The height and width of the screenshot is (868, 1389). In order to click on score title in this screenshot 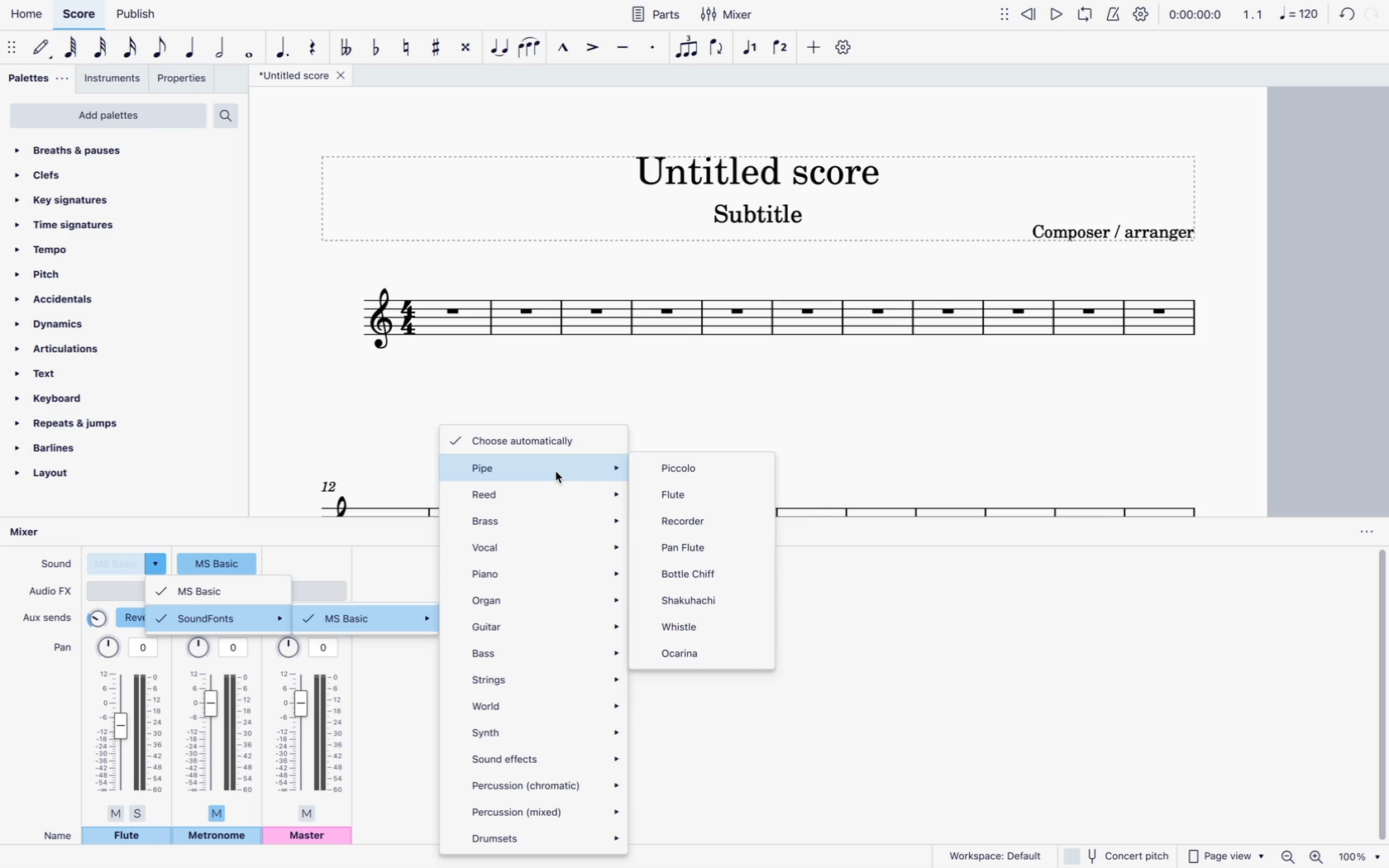, I will do `click(305, 75)`.